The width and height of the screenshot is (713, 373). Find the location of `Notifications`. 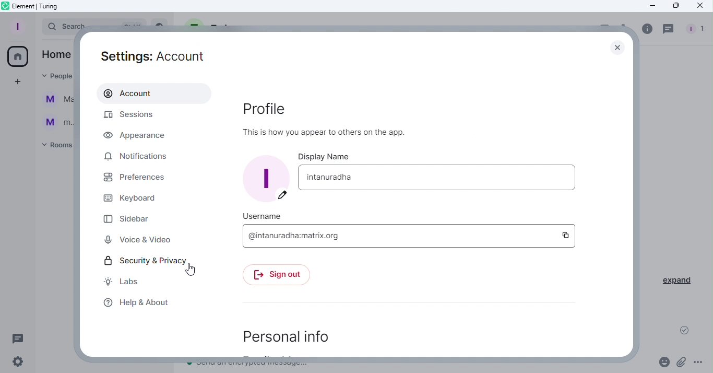

Notifications is located at coordinates (137, 157).